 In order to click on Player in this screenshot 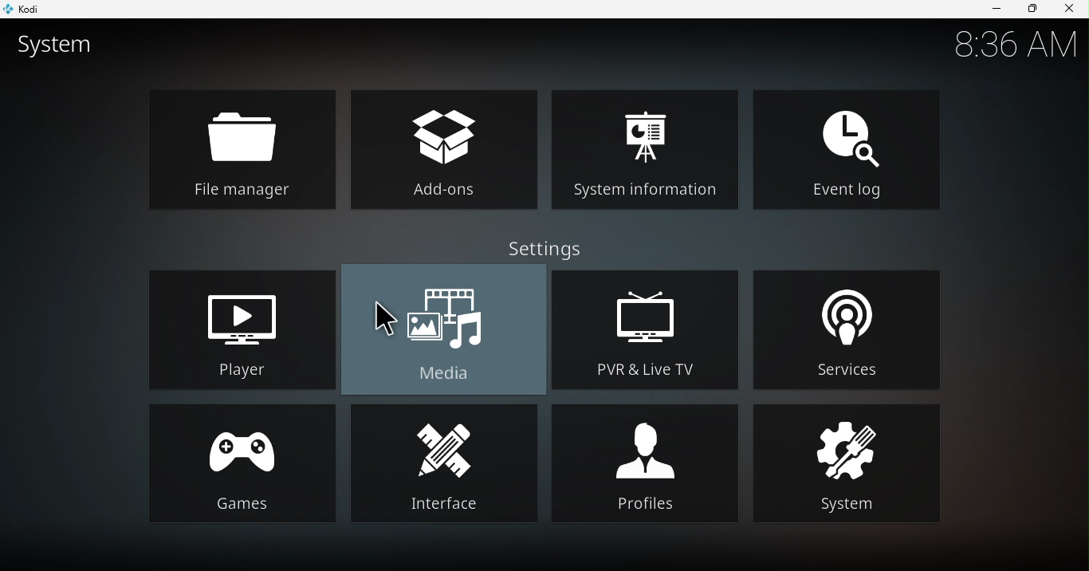, I will do `click(238, 327)`.